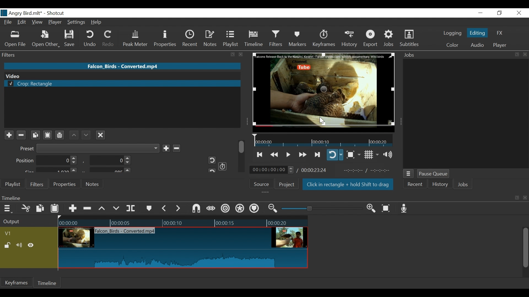 The width and height of the screenshot is (529, 297). Describe the element at coordinates (287, 155) in the screenshot. I see `Toggle play or pause (Space)` at that location.